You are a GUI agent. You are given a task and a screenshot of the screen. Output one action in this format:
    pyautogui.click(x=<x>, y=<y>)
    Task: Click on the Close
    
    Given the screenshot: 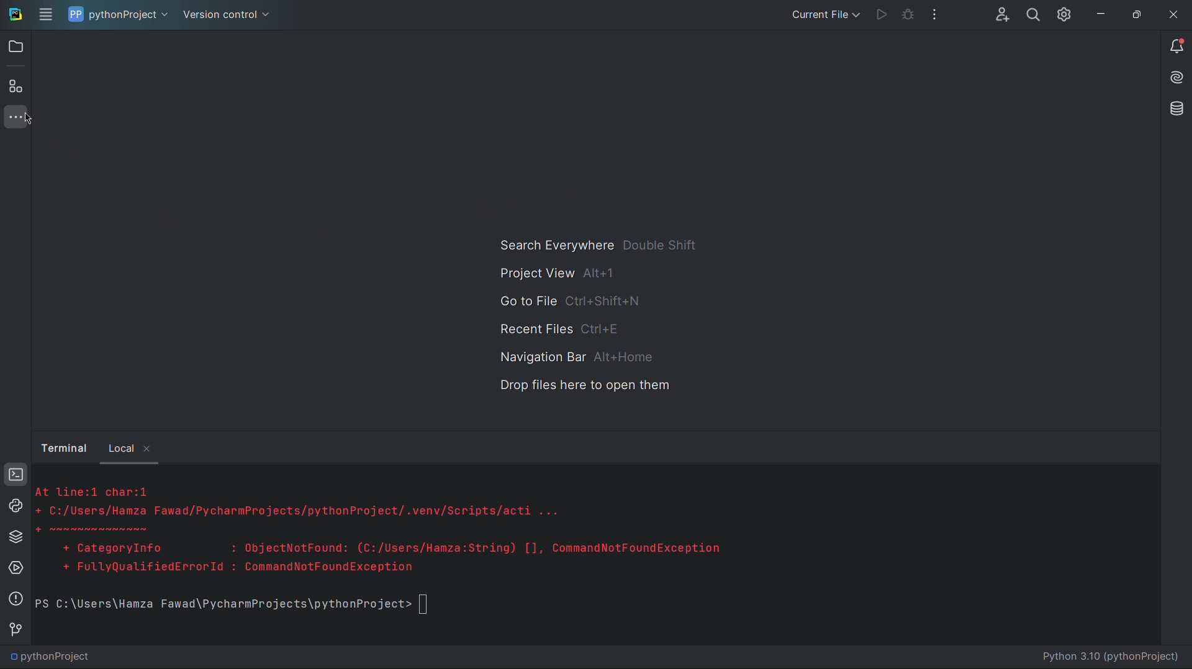 What is the action you would take?
    pyautogui.click(x=1173, y=14)
    